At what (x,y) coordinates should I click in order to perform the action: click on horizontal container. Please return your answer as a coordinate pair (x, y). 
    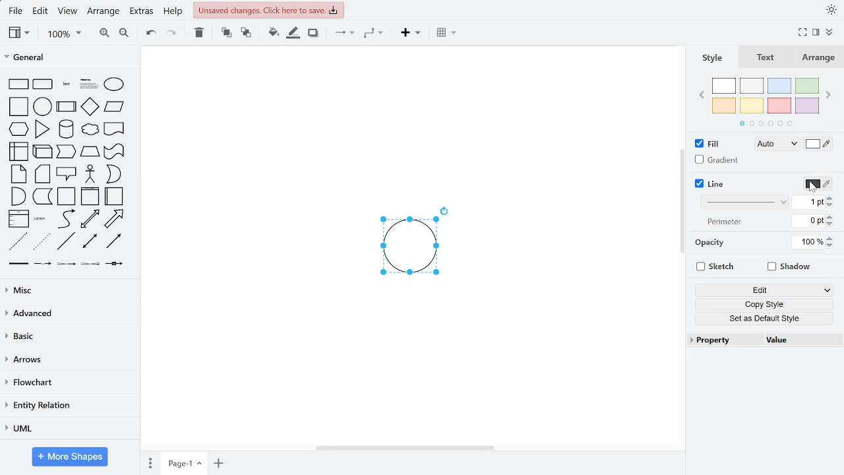
    Looking at the image, I should click on (115, 196).